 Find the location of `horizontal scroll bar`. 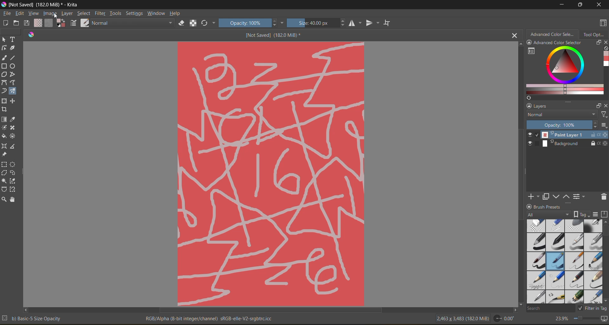

horizontal scroll bar is located at coordinates (272, 310).